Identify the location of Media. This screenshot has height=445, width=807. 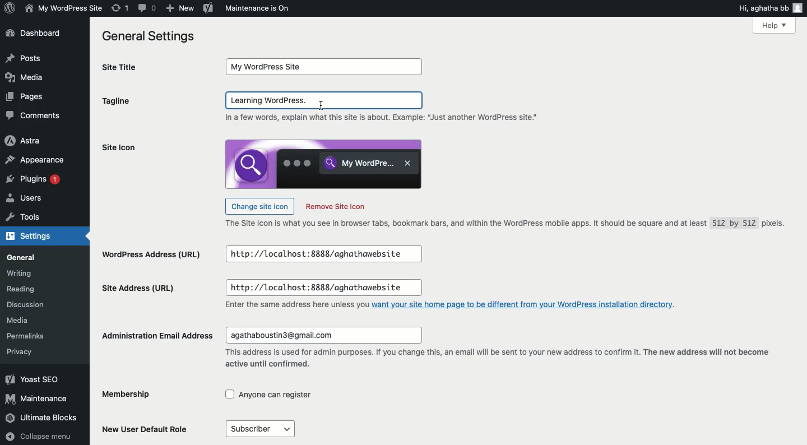
(24, 77).